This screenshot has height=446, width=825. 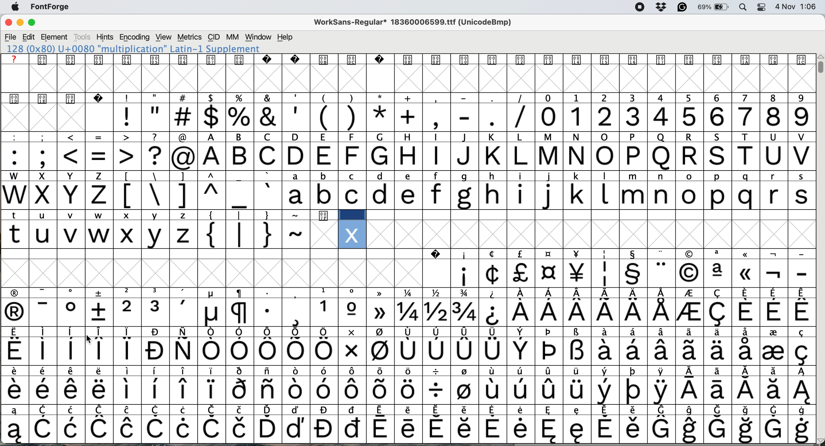 What do you see at coordinates (85, 338) in the screenshot?
I see `cursor` at bounding box center [85, 338].